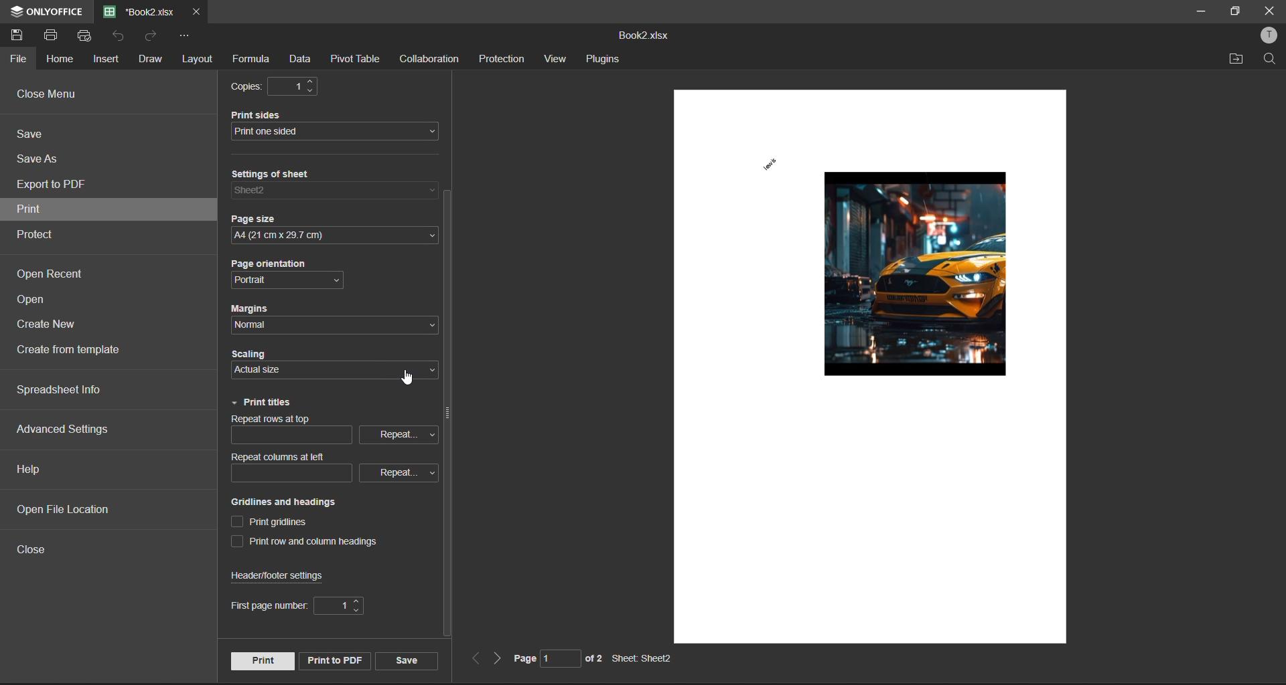 The height and width of the screenshot is (685, 1286). Describe the element at coordinates (37, 136) in the screenshot. I see `save` at that location.